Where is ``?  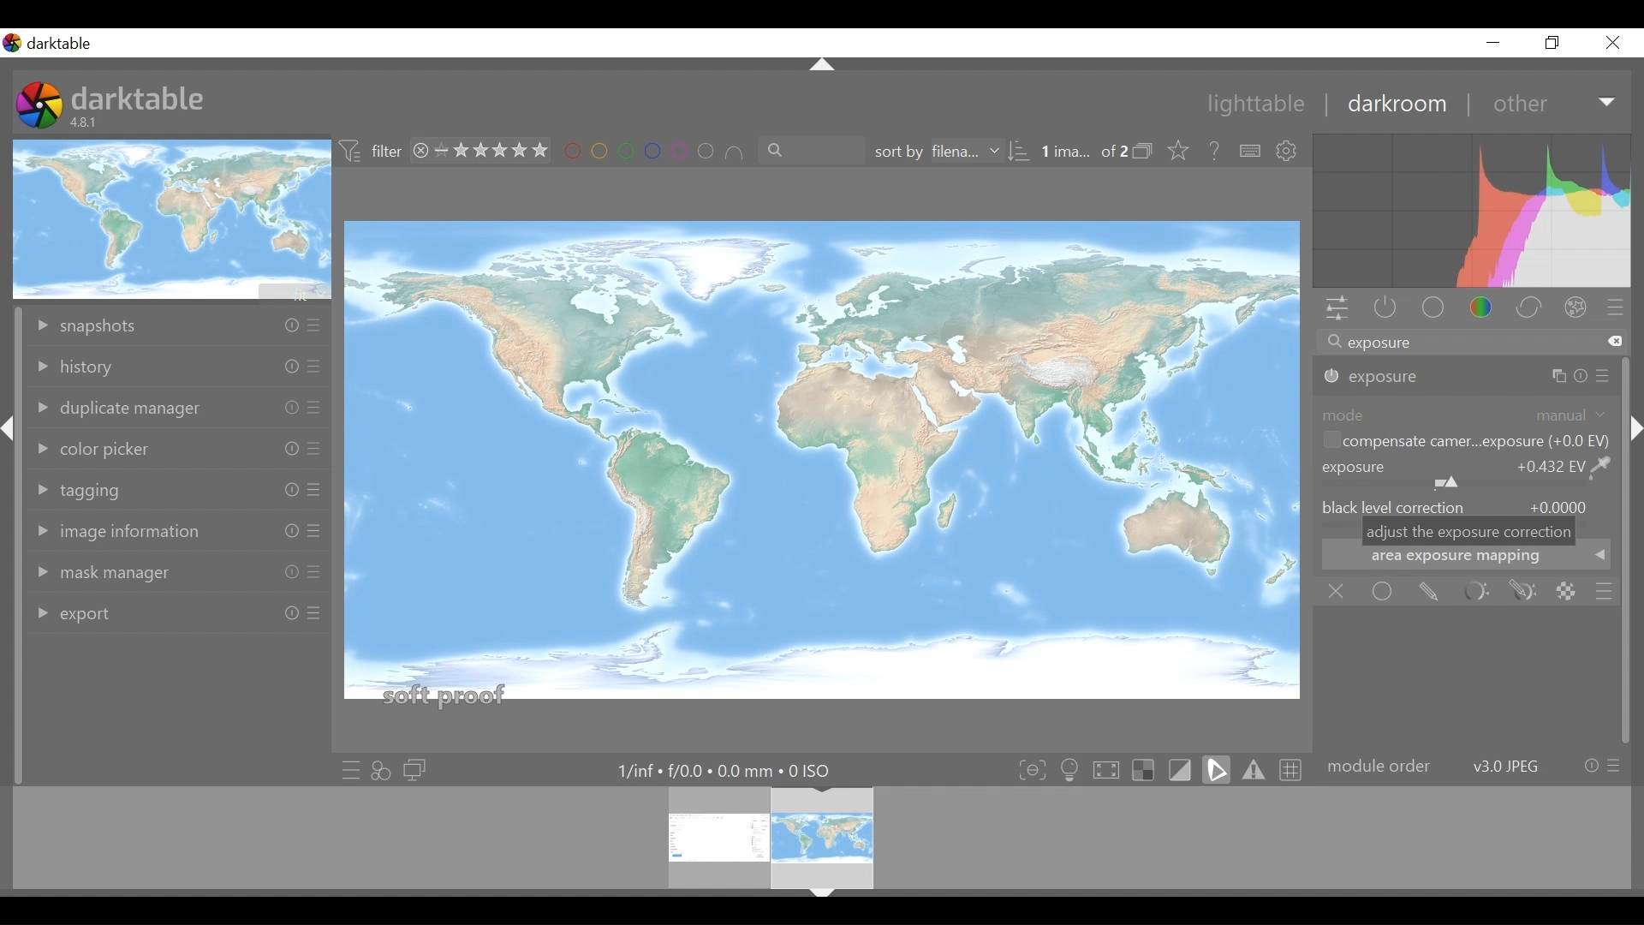  is located at coordinates (286, 614).